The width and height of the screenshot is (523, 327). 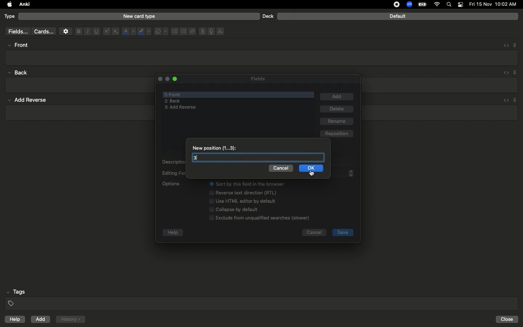 What do you see at coordinates (173, 101) in the screenshot?
I see `Back` at bounding box center [173, 101].